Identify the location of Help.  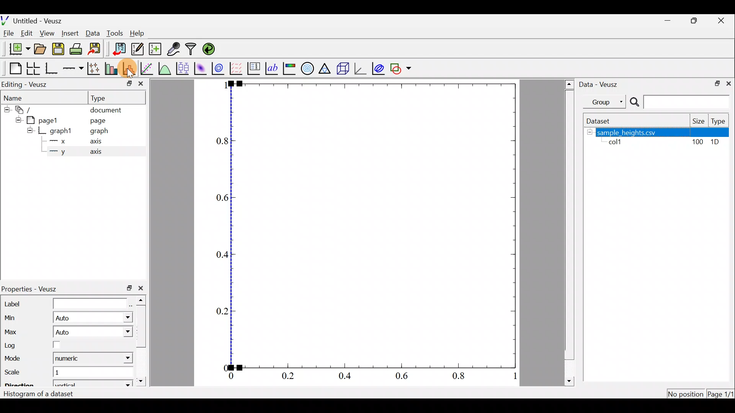
(140, 35).